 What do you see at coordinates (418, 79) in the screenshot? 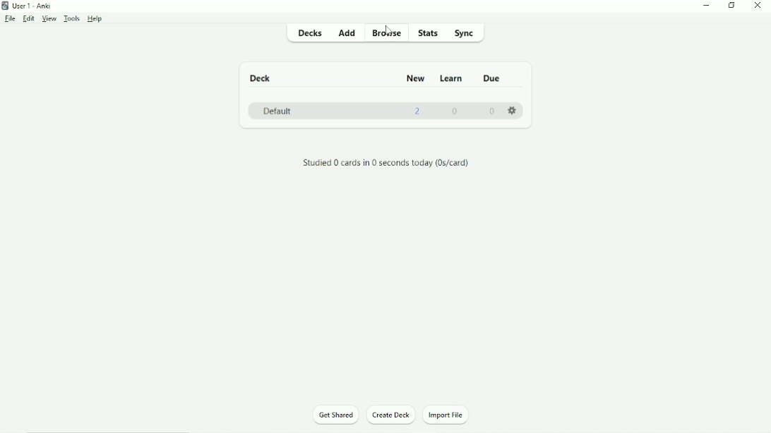
I see `New` at bounding box center [418, 79].